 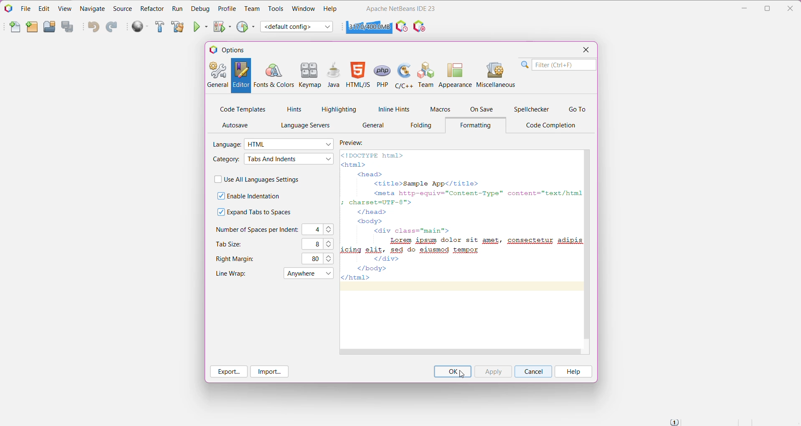 I want to click on C/C++, so click(x=403, y=75).